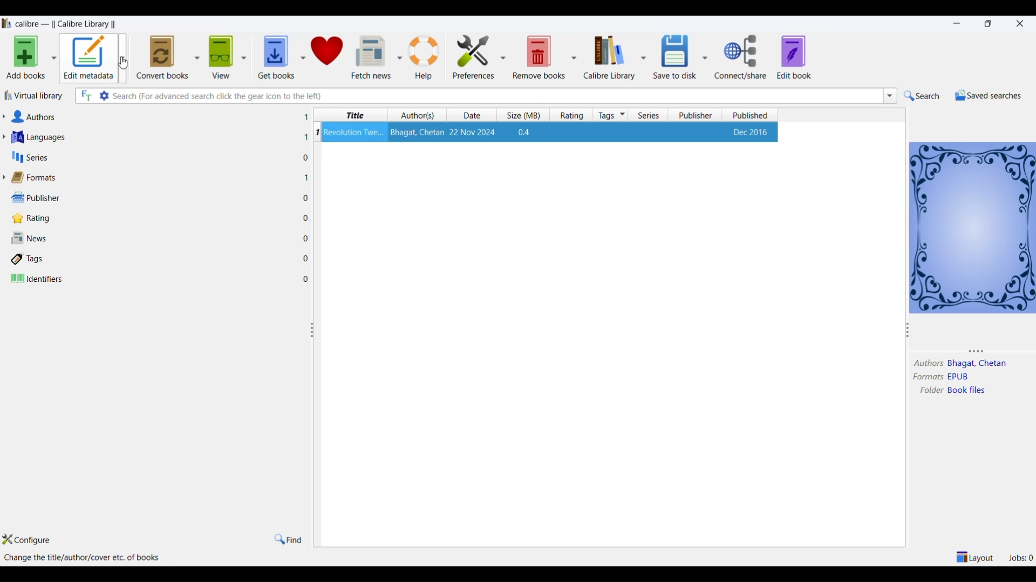 Image resolution: width=1036 pixels, height=582 pixels. I want to click on remove books, so click(540, 56).